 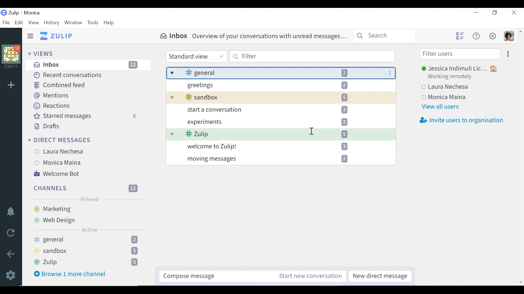 I want to click on I 5]
v  # 2ulip, so click(x=275, y=134).